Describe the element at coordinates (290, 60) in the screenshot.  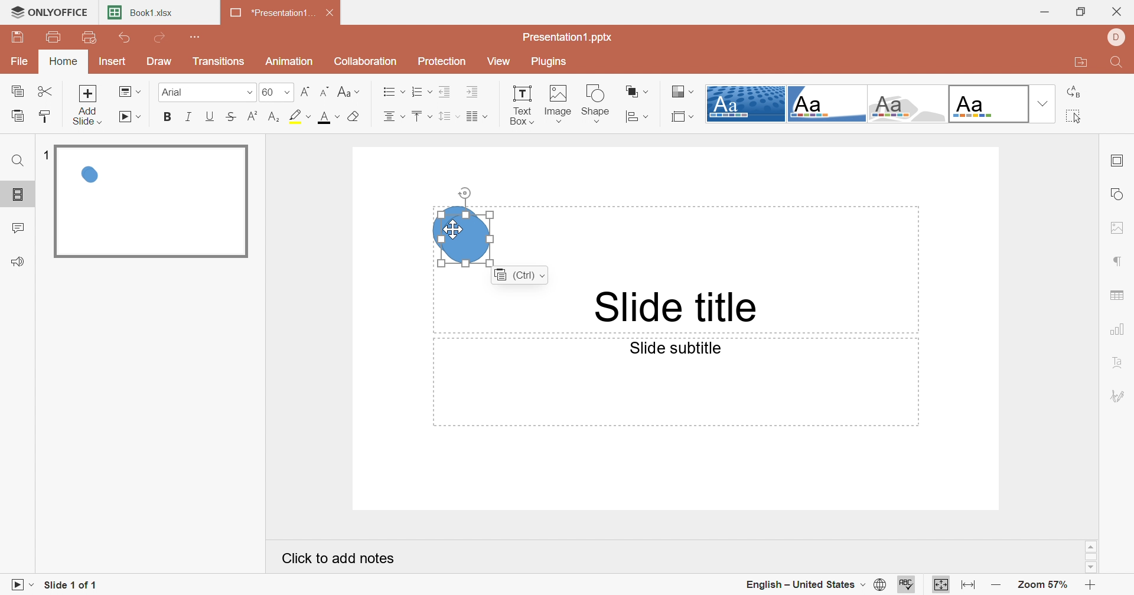
I see `Animation` at that location.